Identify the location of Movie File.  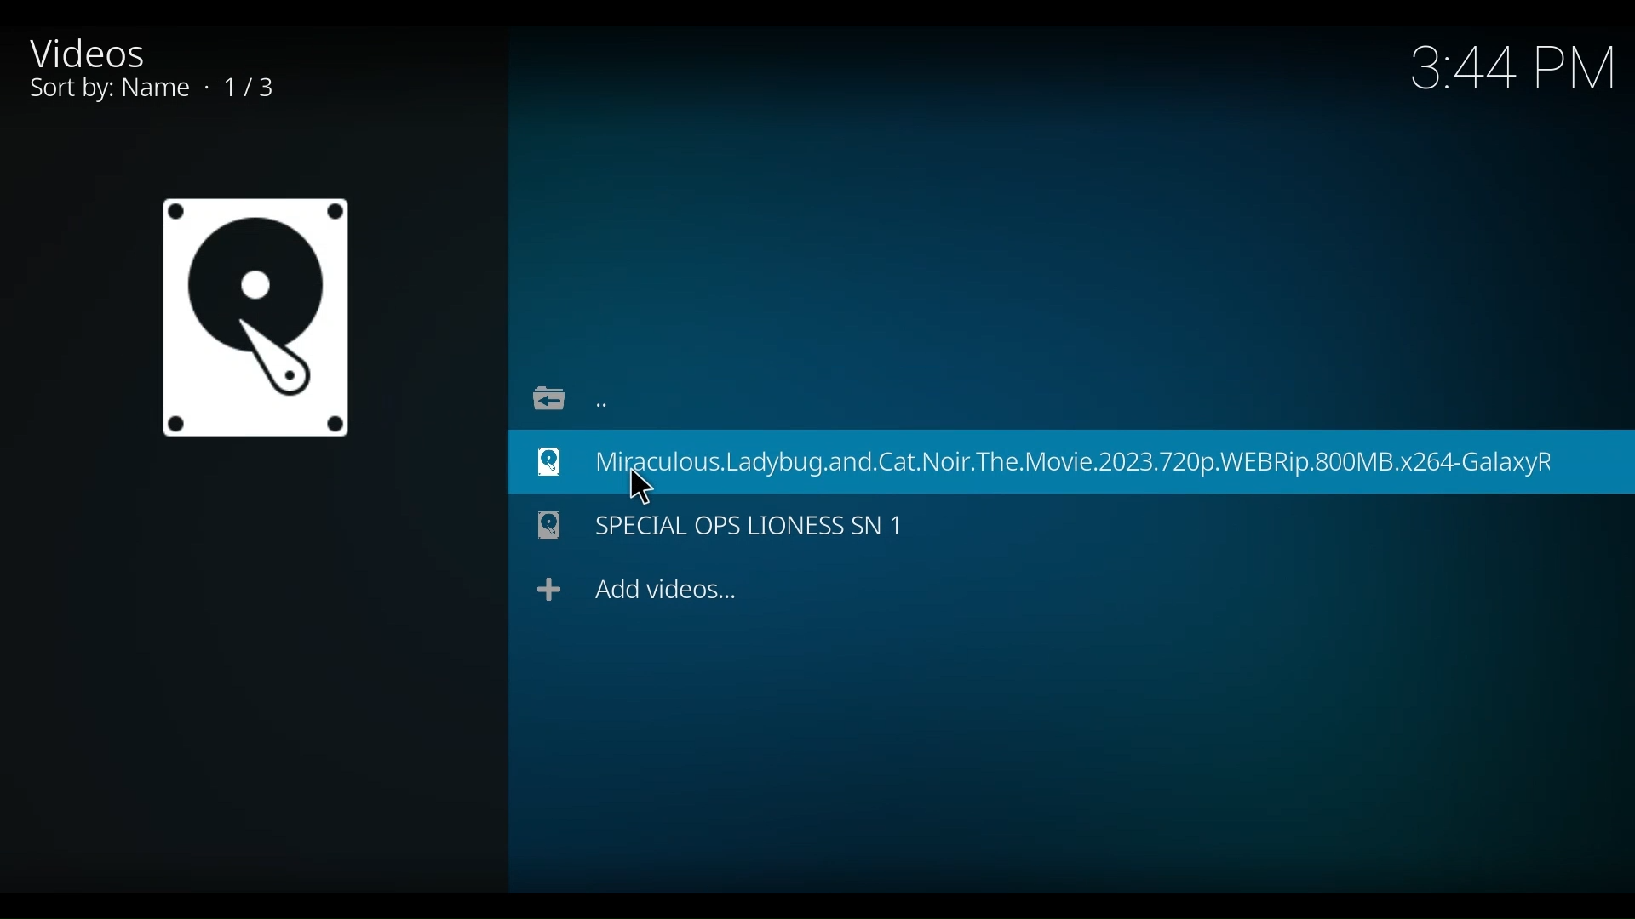
(254, 317).